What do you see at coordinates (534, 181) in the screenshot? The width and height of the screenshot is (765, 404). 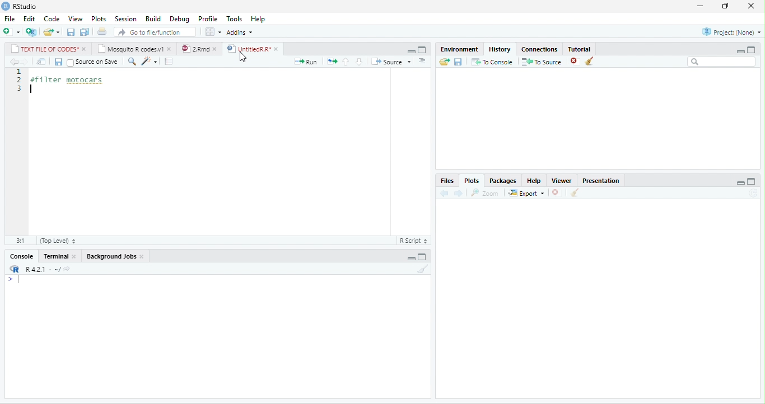 I see `Help` at bounding box center [534, 181].